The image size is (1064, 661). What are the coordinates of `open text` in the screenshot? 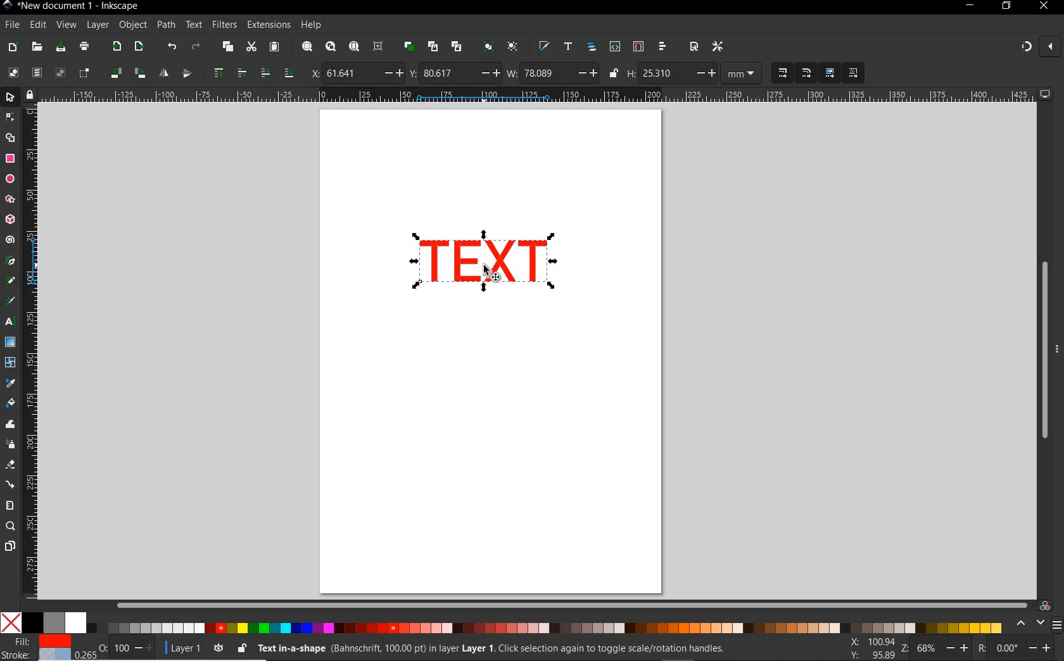 It's located at (568, 47).